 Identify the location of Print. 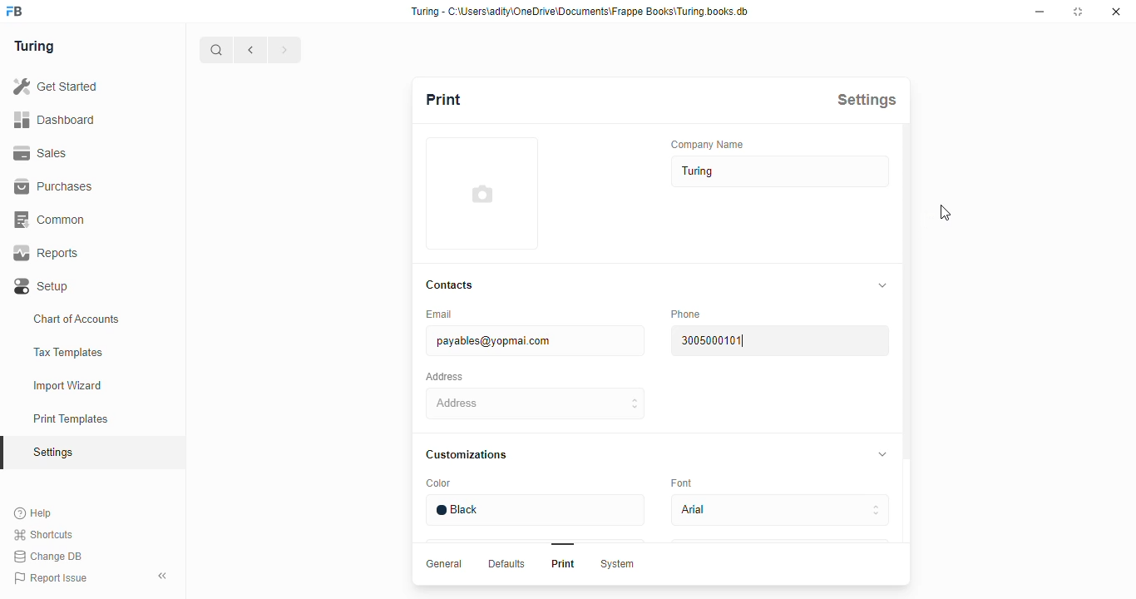
(459, 101).